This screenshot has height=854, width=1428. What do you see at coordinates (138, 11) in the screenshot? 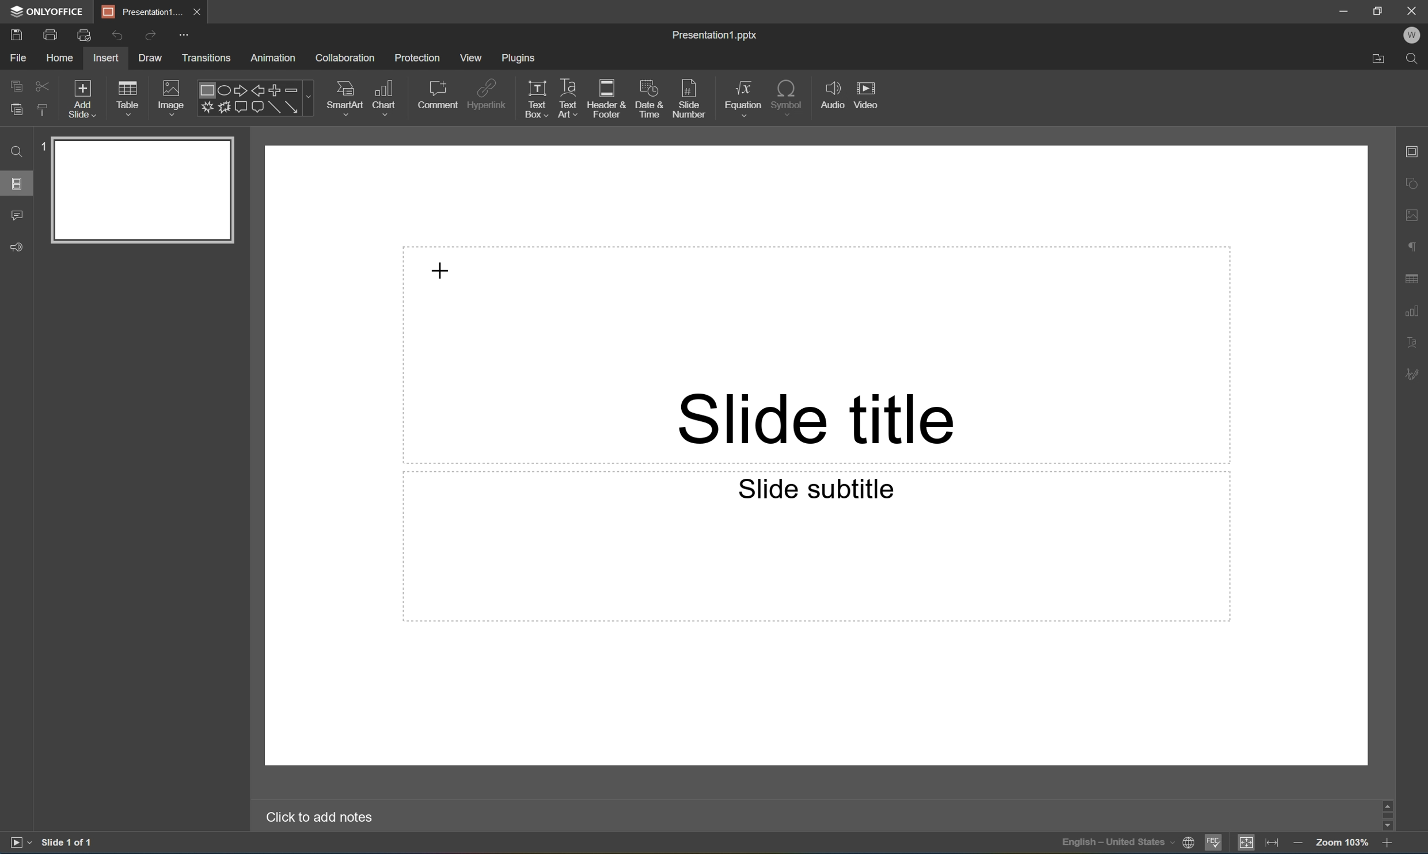
I see `Presentation1...` at bounding box center [138, 11].